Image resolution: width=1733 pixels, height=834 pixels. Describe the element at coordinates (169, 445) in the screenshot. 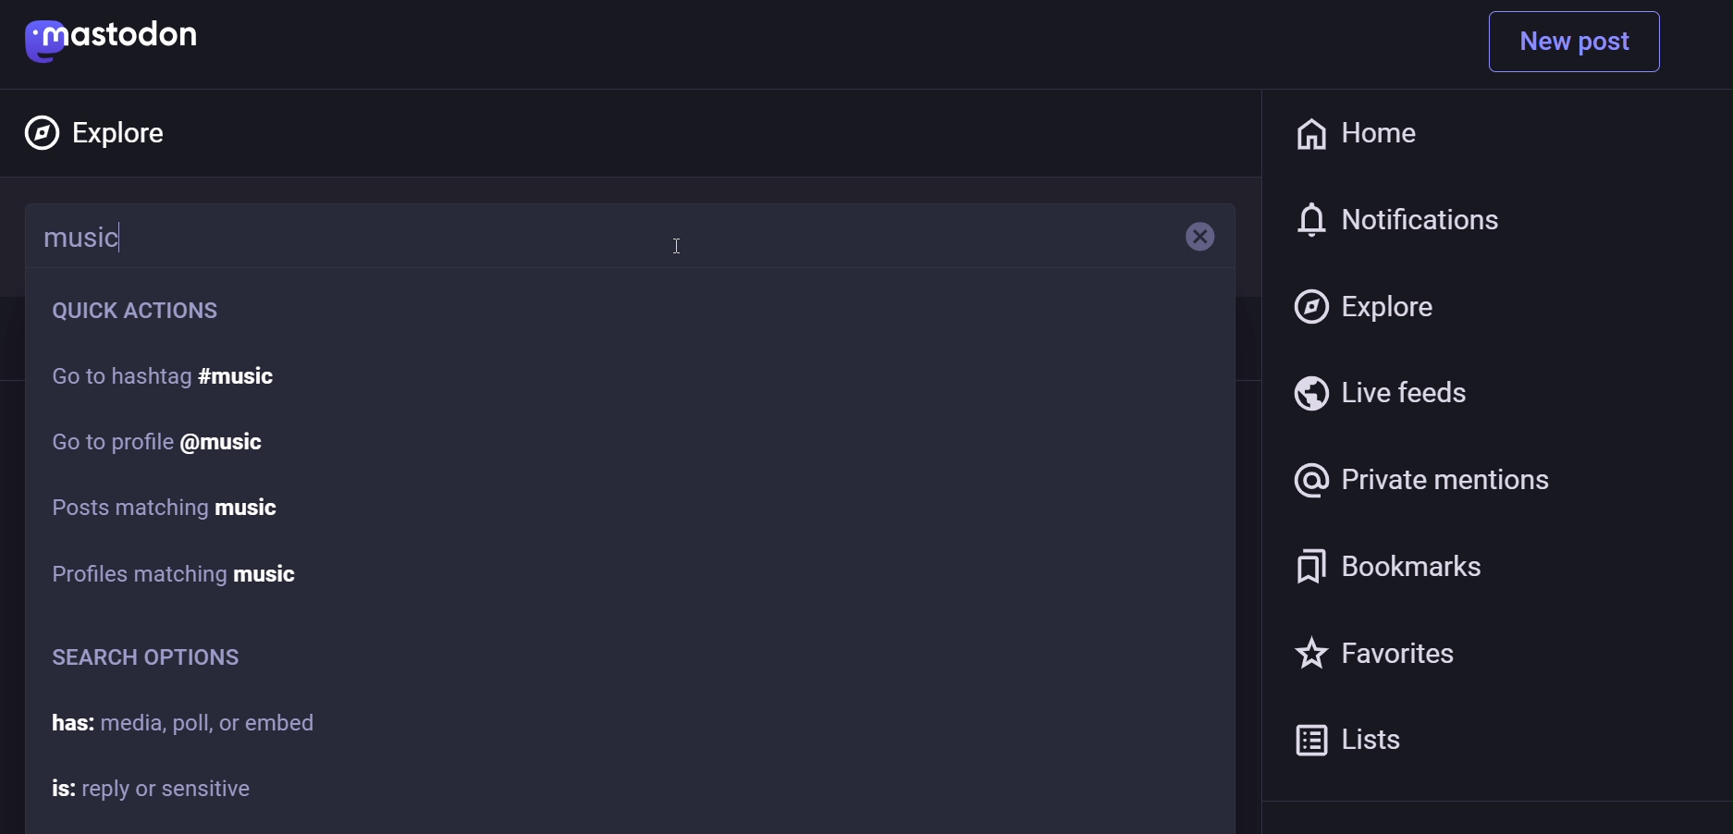

I see `go to profile` at that location.